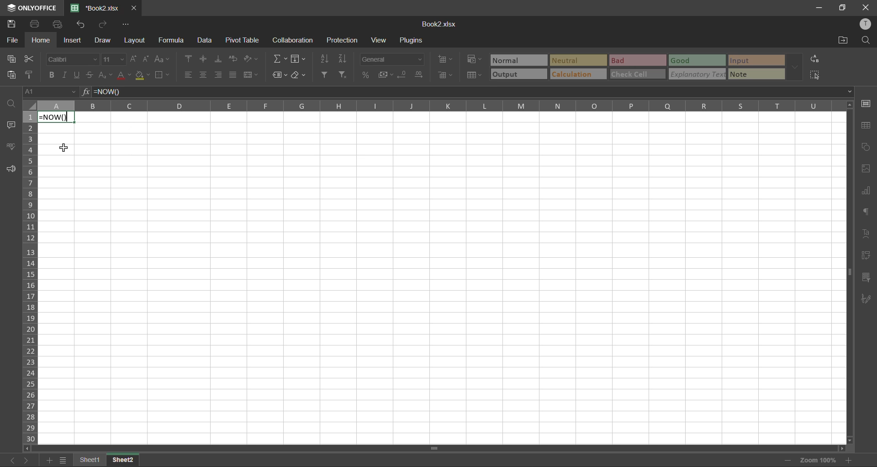 The width and height of the screenshot is (877, 467). I want to click on redo, so click(103, 25).